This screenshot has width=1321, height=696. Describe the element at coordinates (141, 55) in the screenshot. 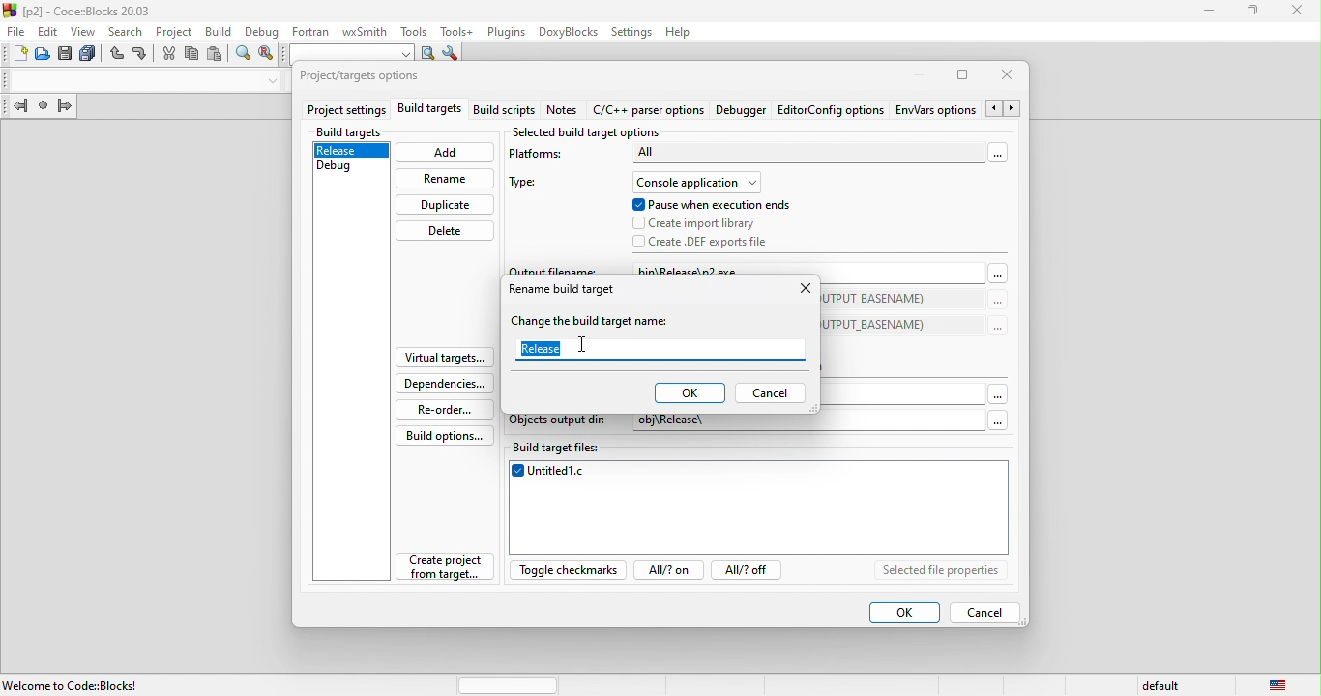

I see `redo` at that location.